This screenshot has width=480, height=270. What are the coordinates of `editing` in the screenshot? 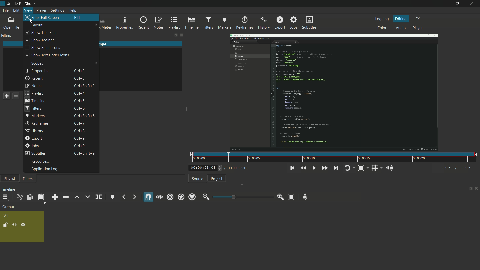 It's located at (401, 19).